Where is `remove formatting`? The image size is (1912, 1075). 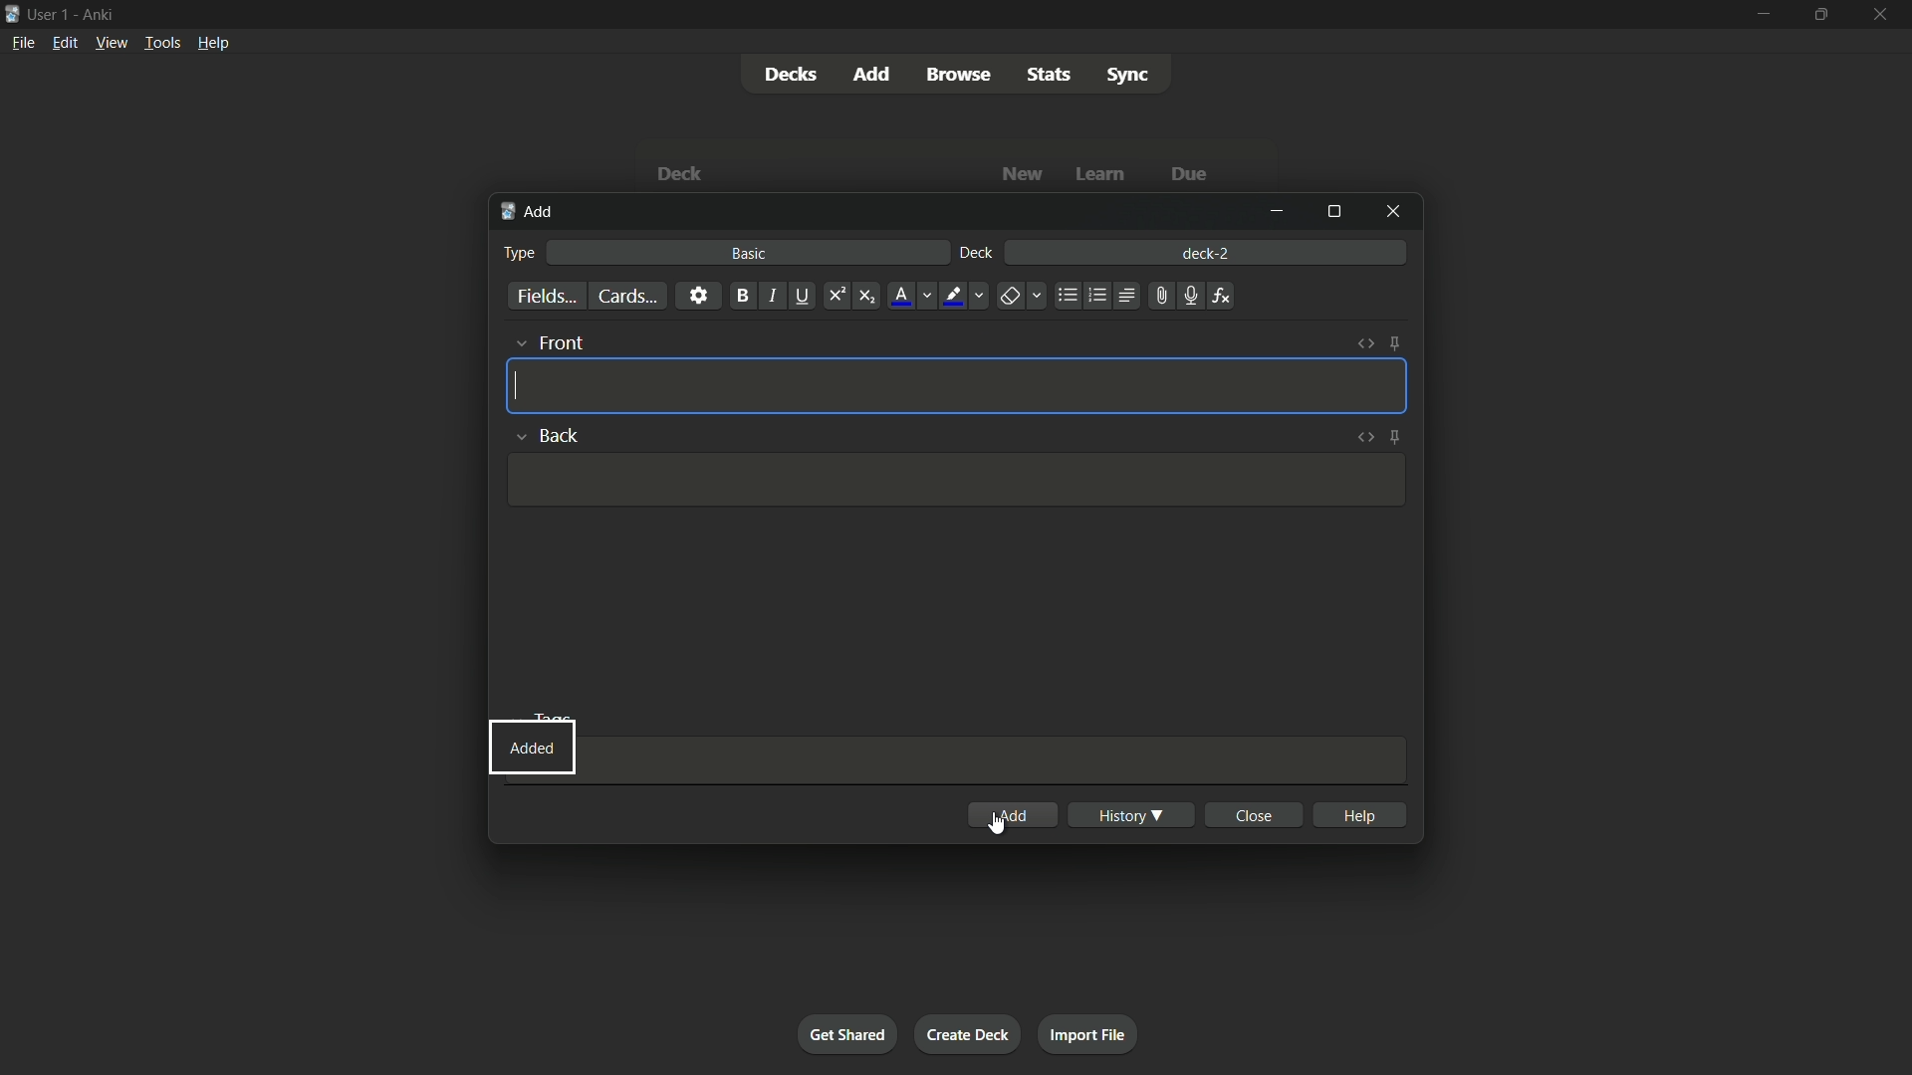
remove formatting is located at coordinates (1020, 297).